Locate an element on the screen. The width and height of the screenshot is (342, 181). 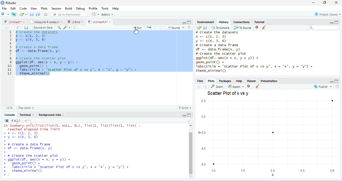
R 4.2.1 . ~/ is located at coordinates (19, 121).